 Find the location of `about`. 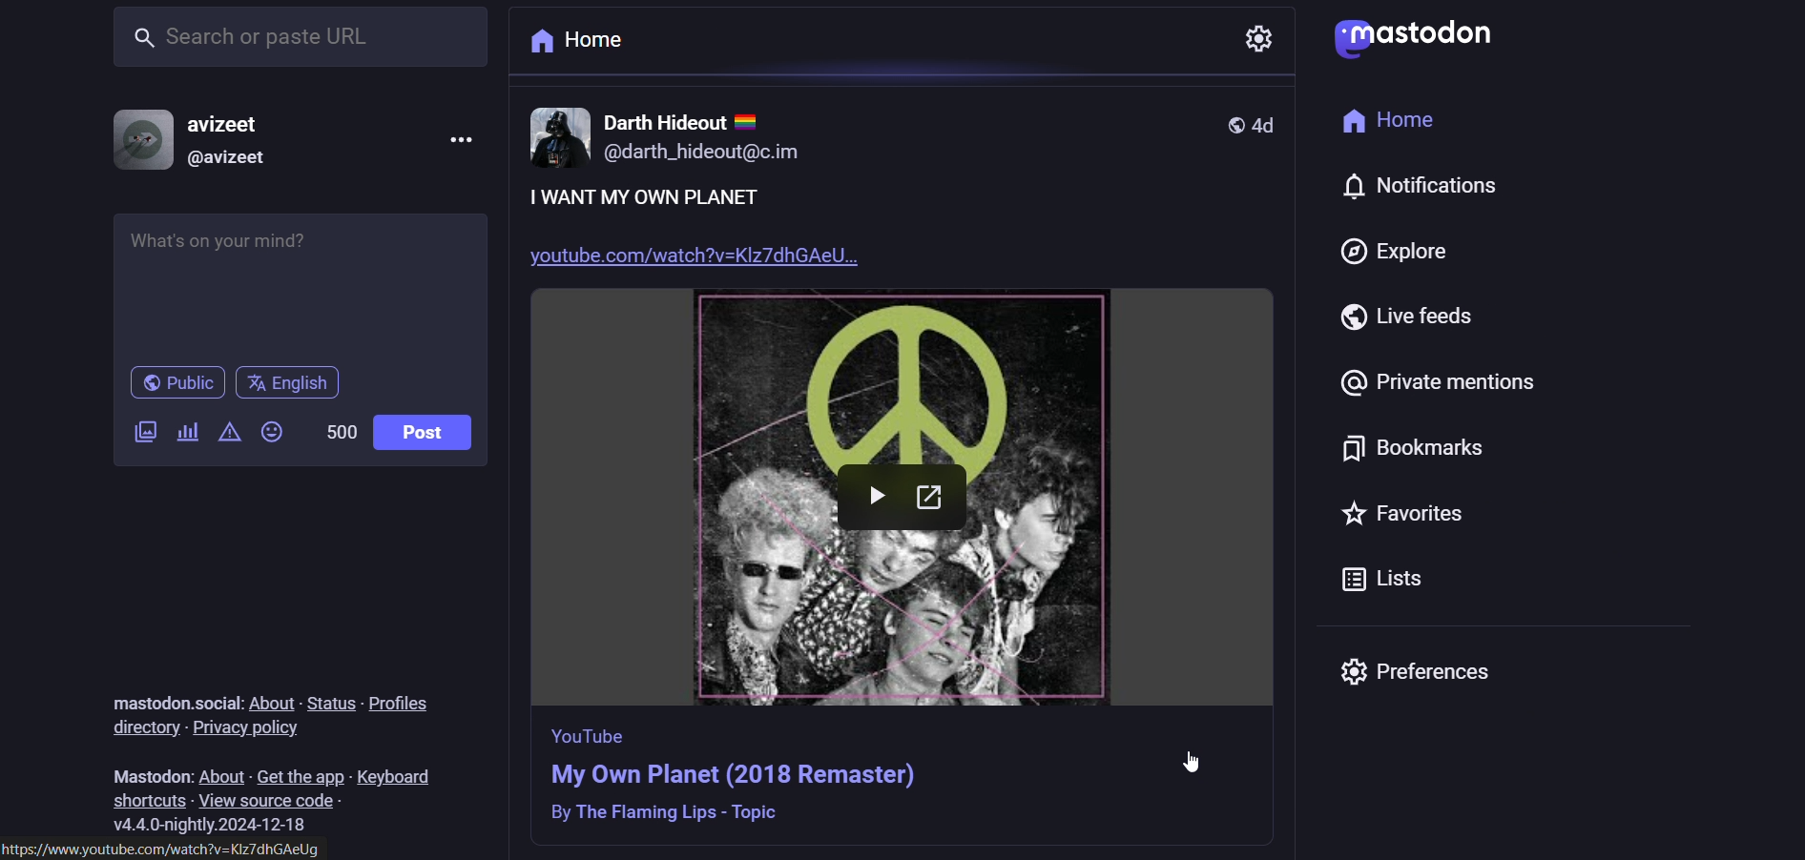

about is located at coordinates (218, 768).